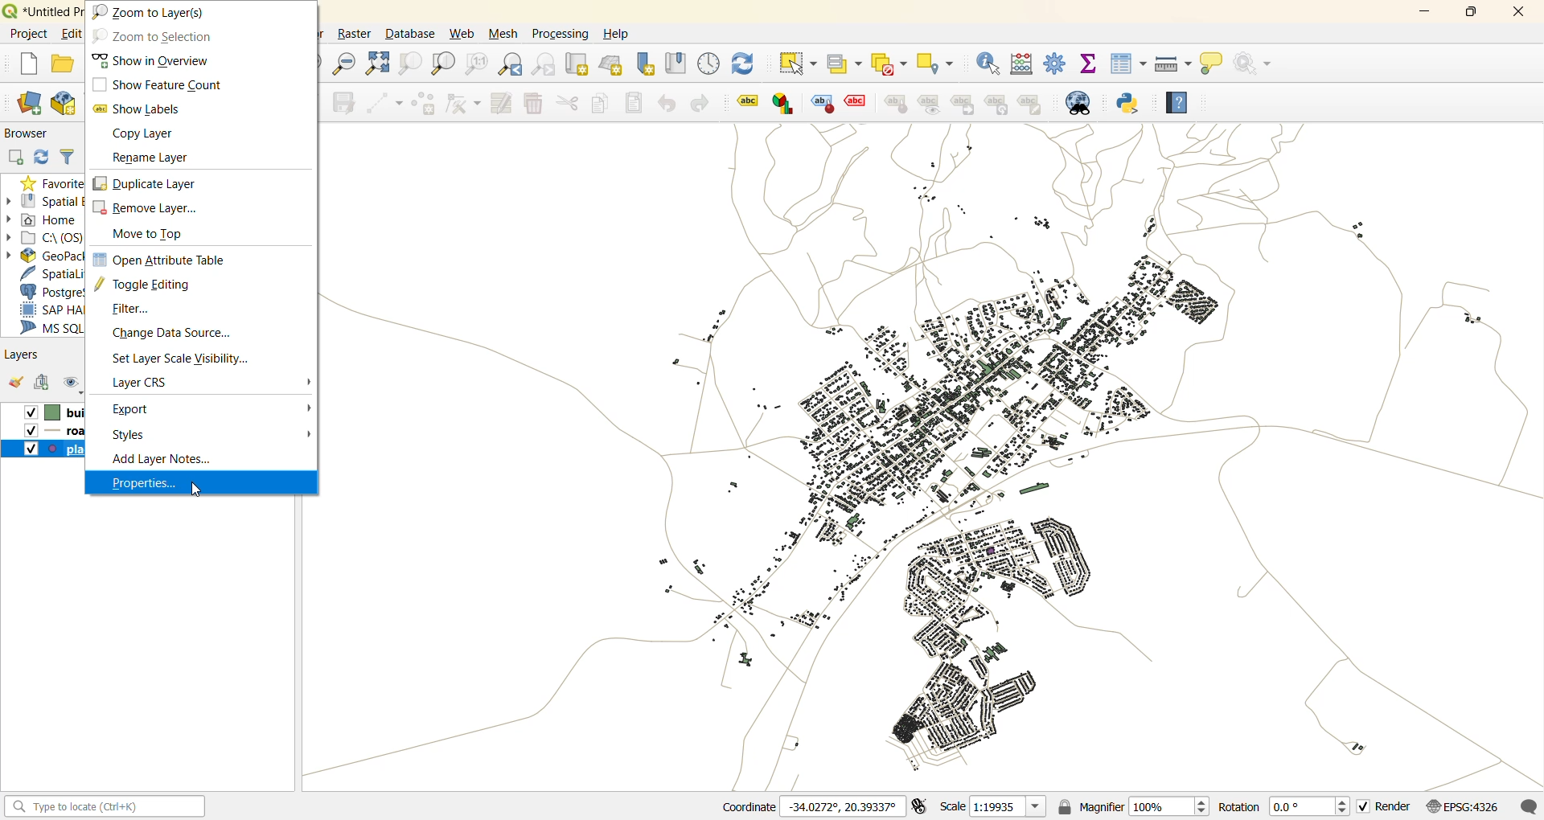 This screenshot has height=820, width=1544. What do you see at coordinates (143, 382) in the screenshot?
I see `crs` at bounding box center [143, 382].